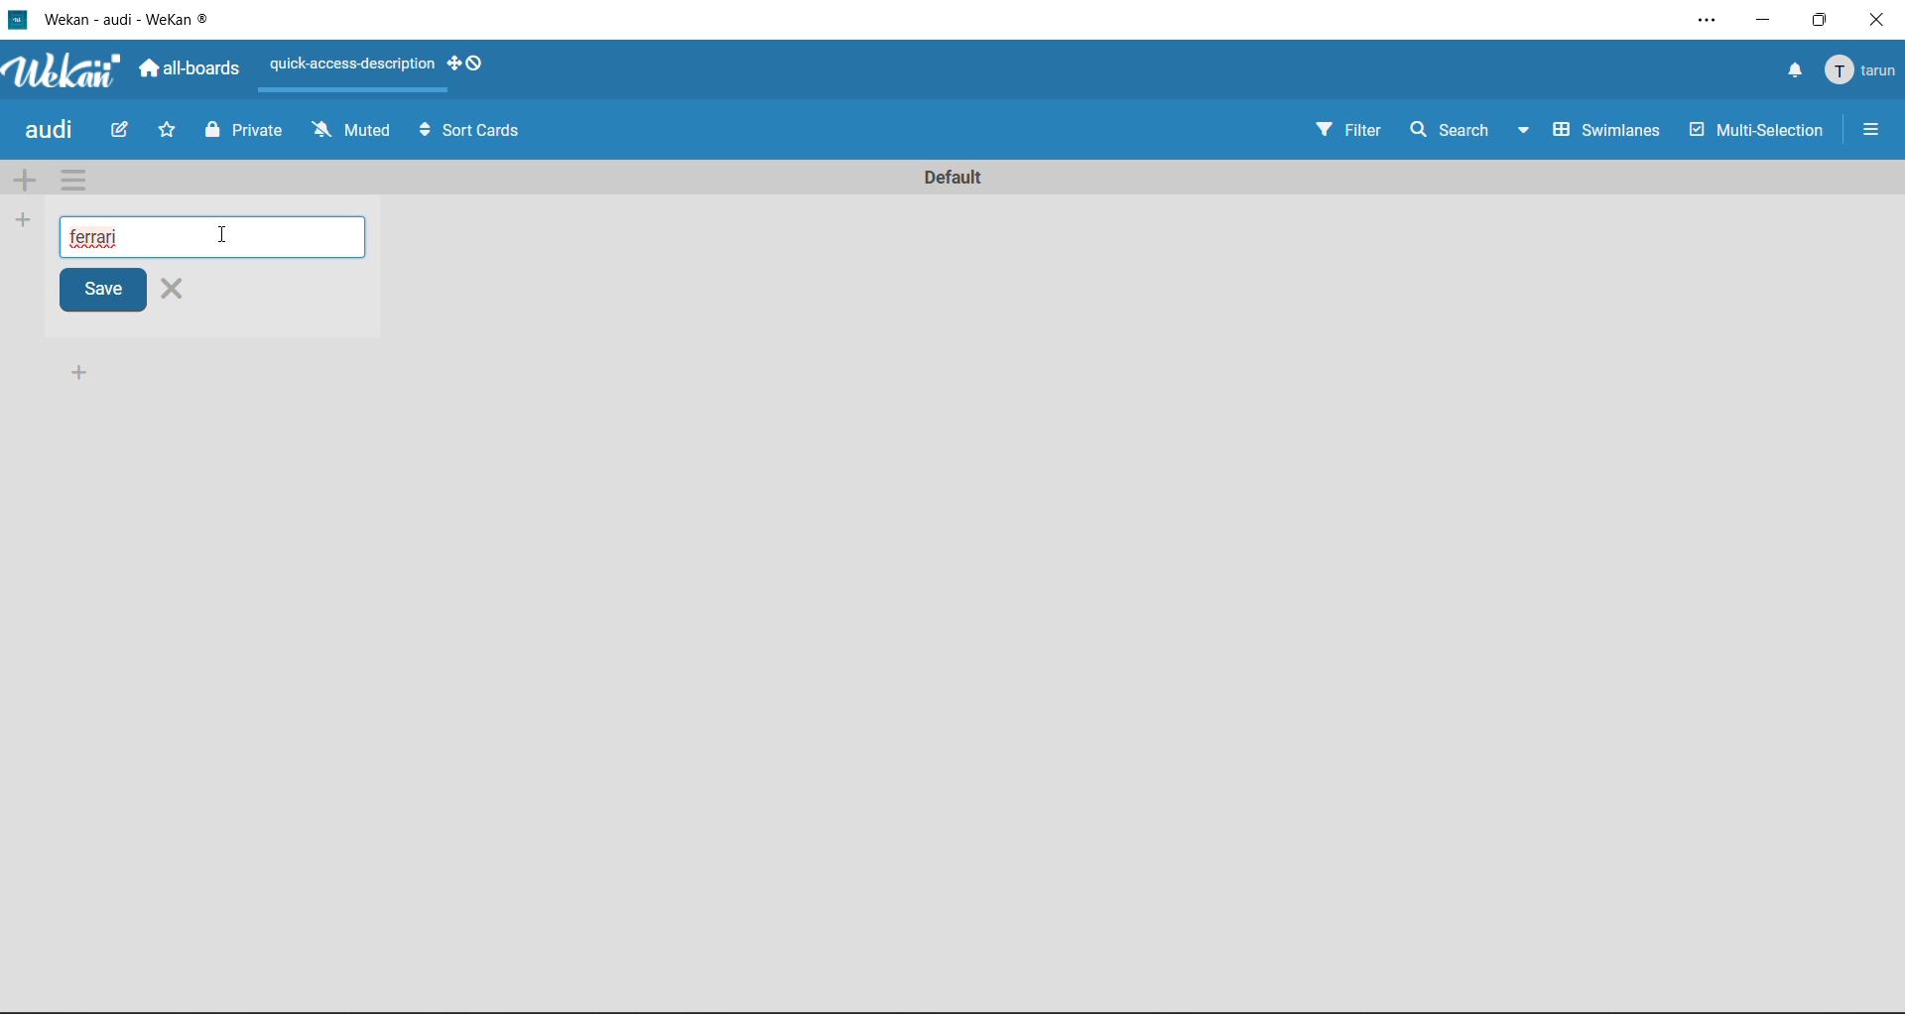  What do you see at coordinates (1607, 133) in the screenshot?
I see `Swimlanes` at bounding box center [1607, 133].